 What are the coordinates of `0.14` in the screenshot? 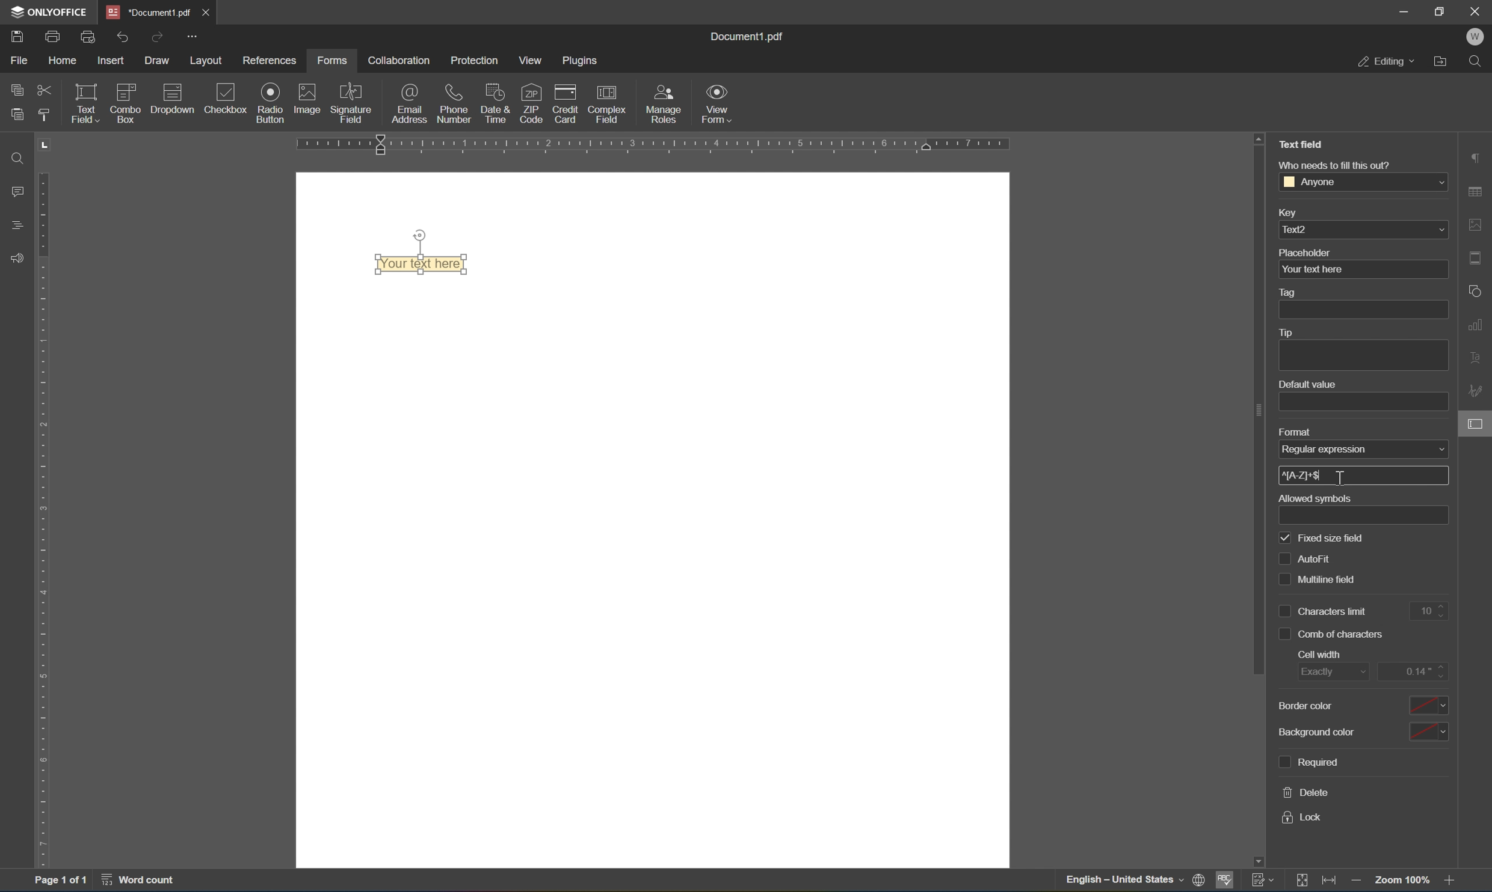 It's located at (1417, 671).